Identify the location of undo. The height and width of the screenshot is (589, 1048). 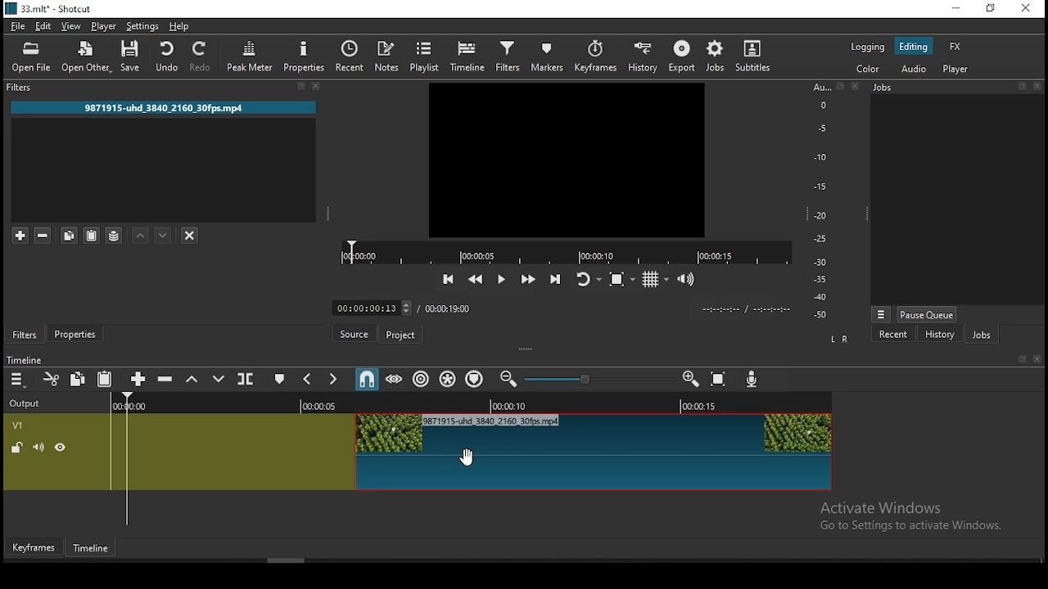
(167, 57).